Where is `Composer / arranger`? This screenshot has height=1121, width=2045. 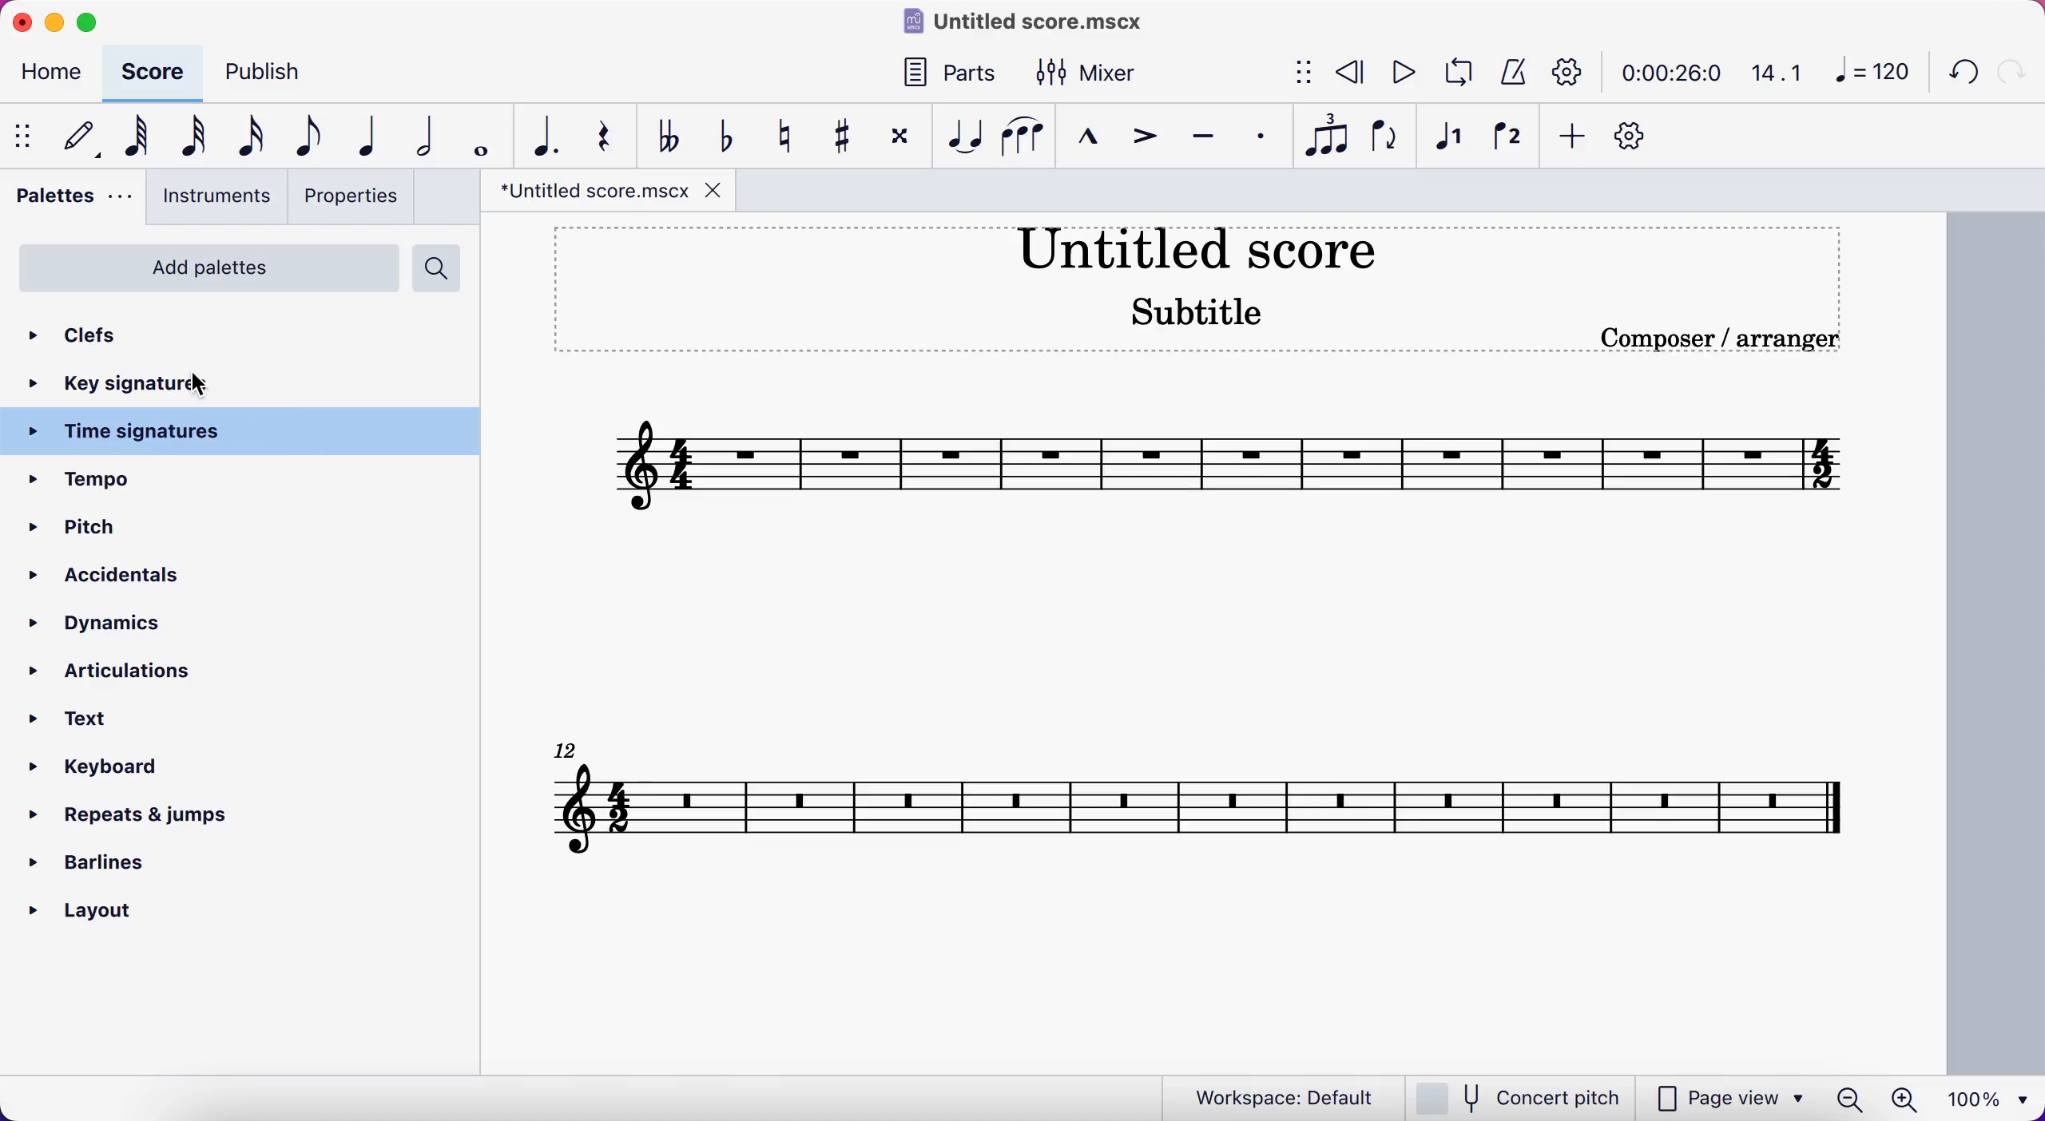
Composer / arranger is located at coordinates (1720, 338).